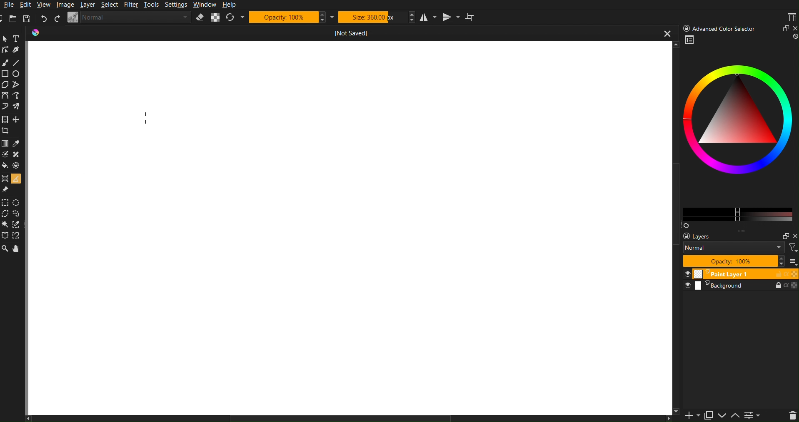  I want to click on Pin Tool, so click(6, 189).